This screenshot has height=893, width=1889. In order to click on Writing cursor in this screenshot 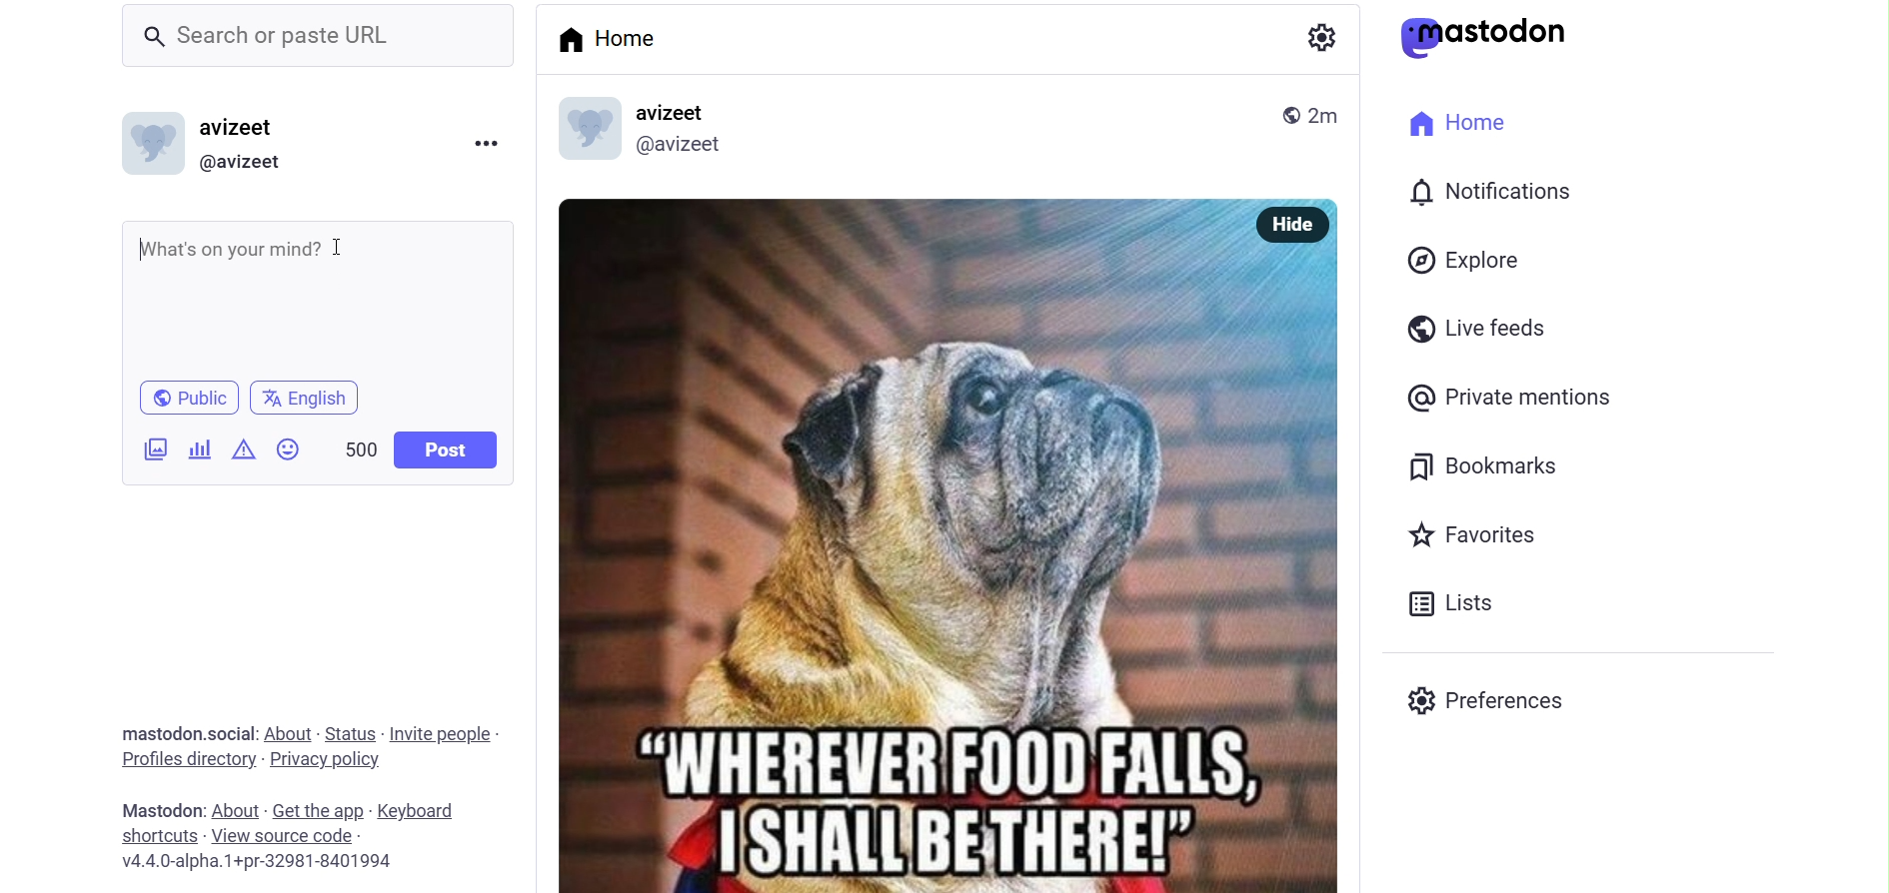, I will do `click(139, 250)`.